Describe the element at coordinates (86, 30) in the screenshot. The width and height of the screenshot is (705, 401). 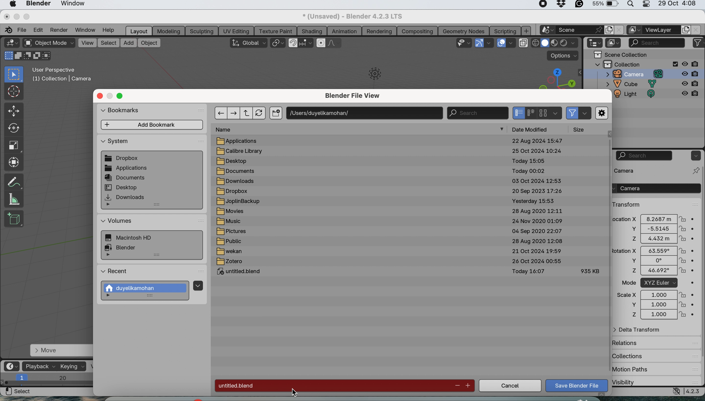
I see `window` at that location.